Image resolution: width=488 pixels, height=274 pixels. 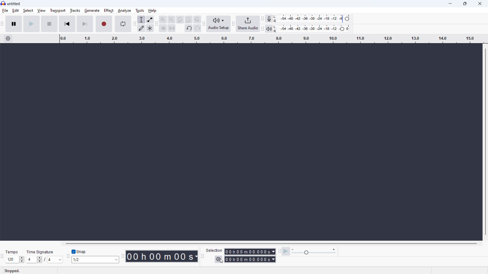 I want to click on effect, so click(x=109, y=11).